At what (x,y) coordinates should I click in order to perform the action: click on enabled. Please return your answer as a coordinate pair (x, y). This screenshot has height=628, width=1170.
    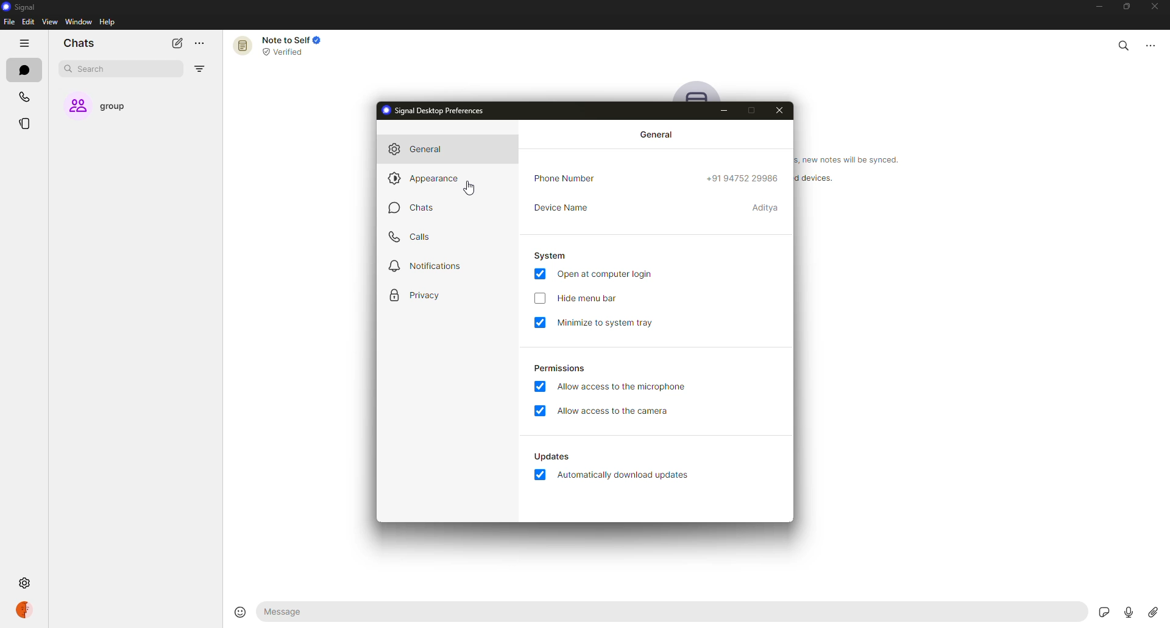
    Looking at the image, I should click on (539, 475).